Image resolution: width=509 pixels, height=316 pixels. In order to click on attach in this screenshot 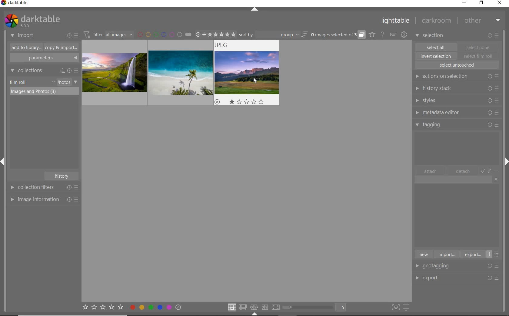, I will do `click(431, 171)`.